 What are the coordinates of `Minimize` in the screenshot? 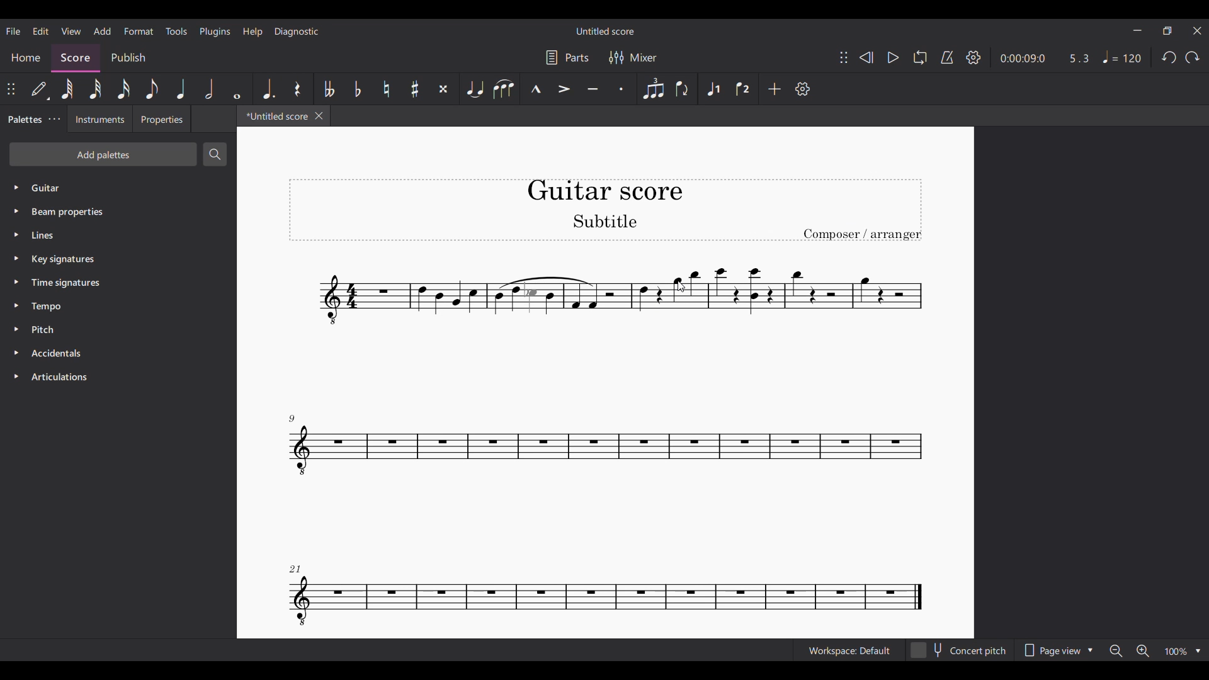 It's located at (1138, 30).